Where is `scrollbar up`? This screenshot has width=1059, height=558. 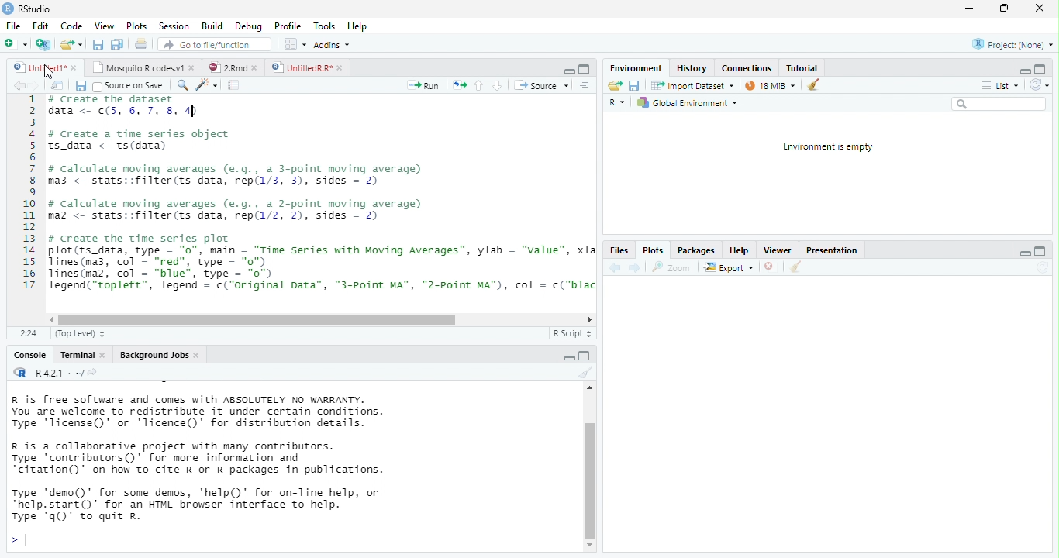
scrollbar up is located at coordinates (588, 390).